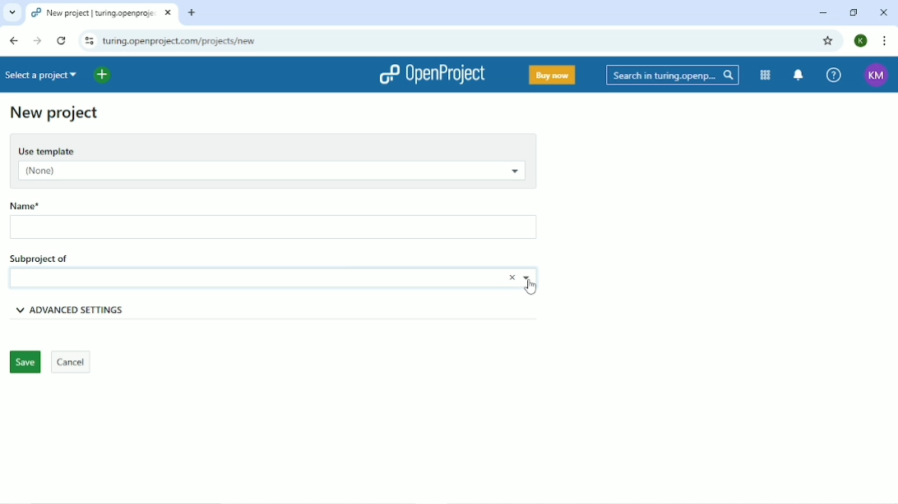 This screenshot has height=504, width=898. Describe the element at coordinates (87, 40) in the screenshot. I see `View site information` at that location.